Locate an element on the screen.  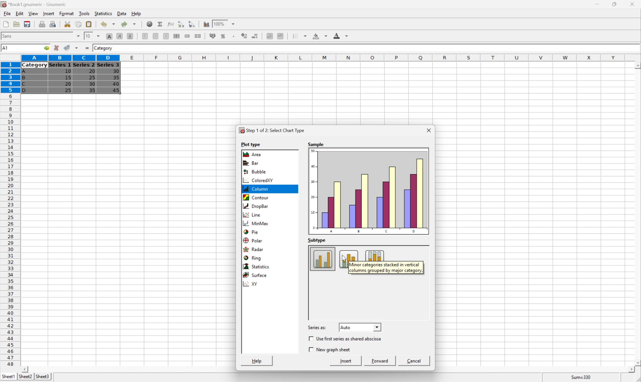
Redo is located at coordinates (128, 24).